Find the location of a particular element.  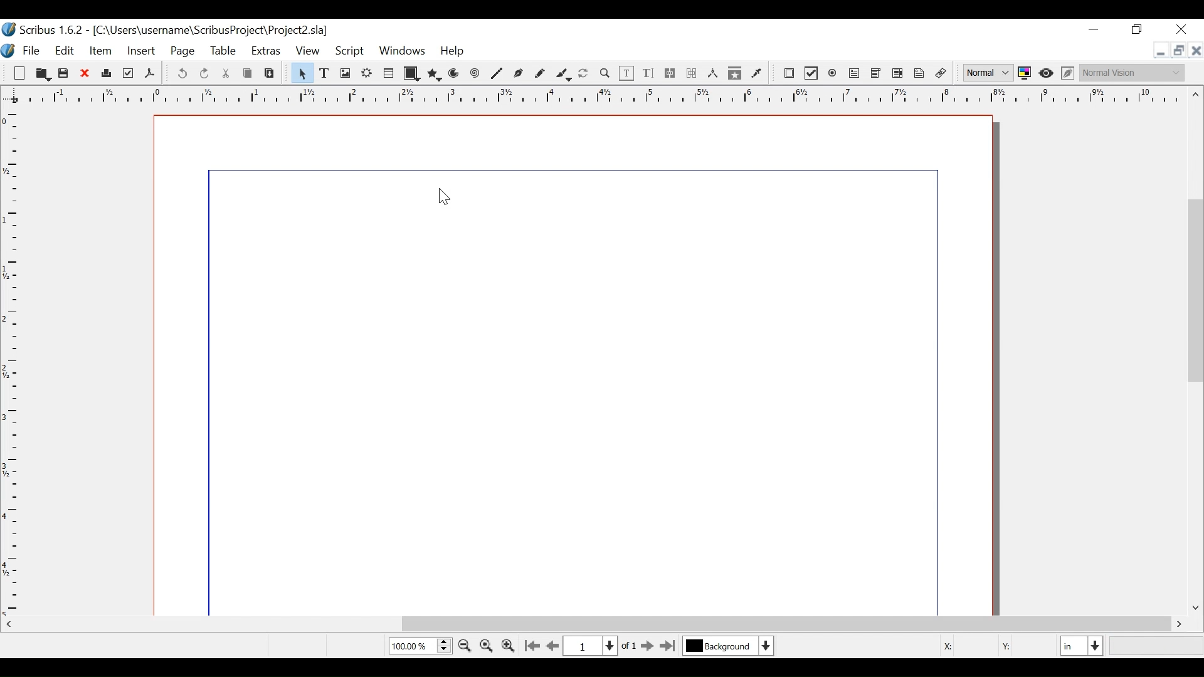

Restore is located at coordinates (1176, 50).